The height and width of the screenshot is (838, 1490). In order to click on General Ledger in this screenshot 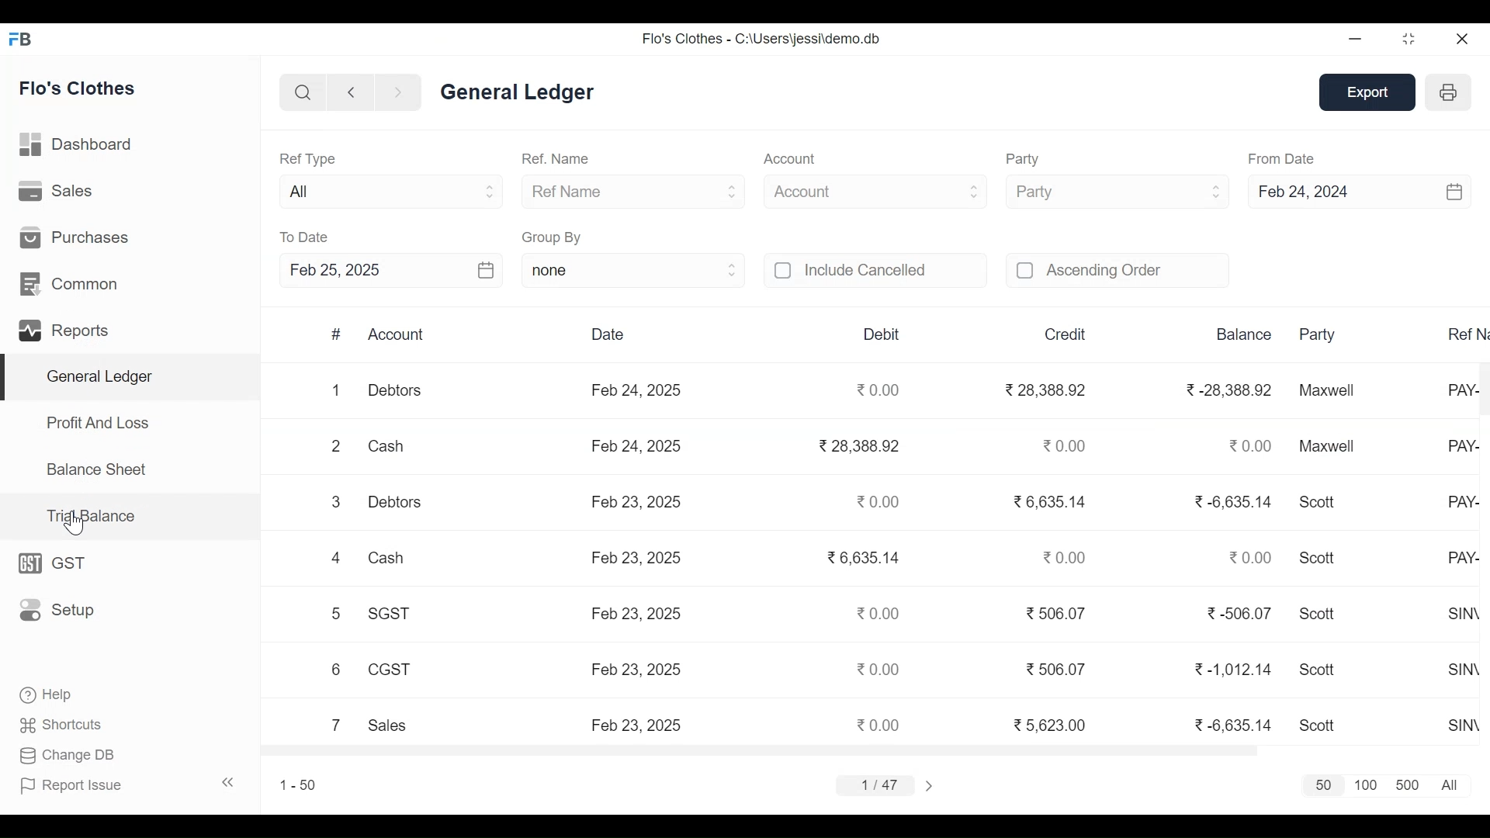, I will do `click(130, 377)`.